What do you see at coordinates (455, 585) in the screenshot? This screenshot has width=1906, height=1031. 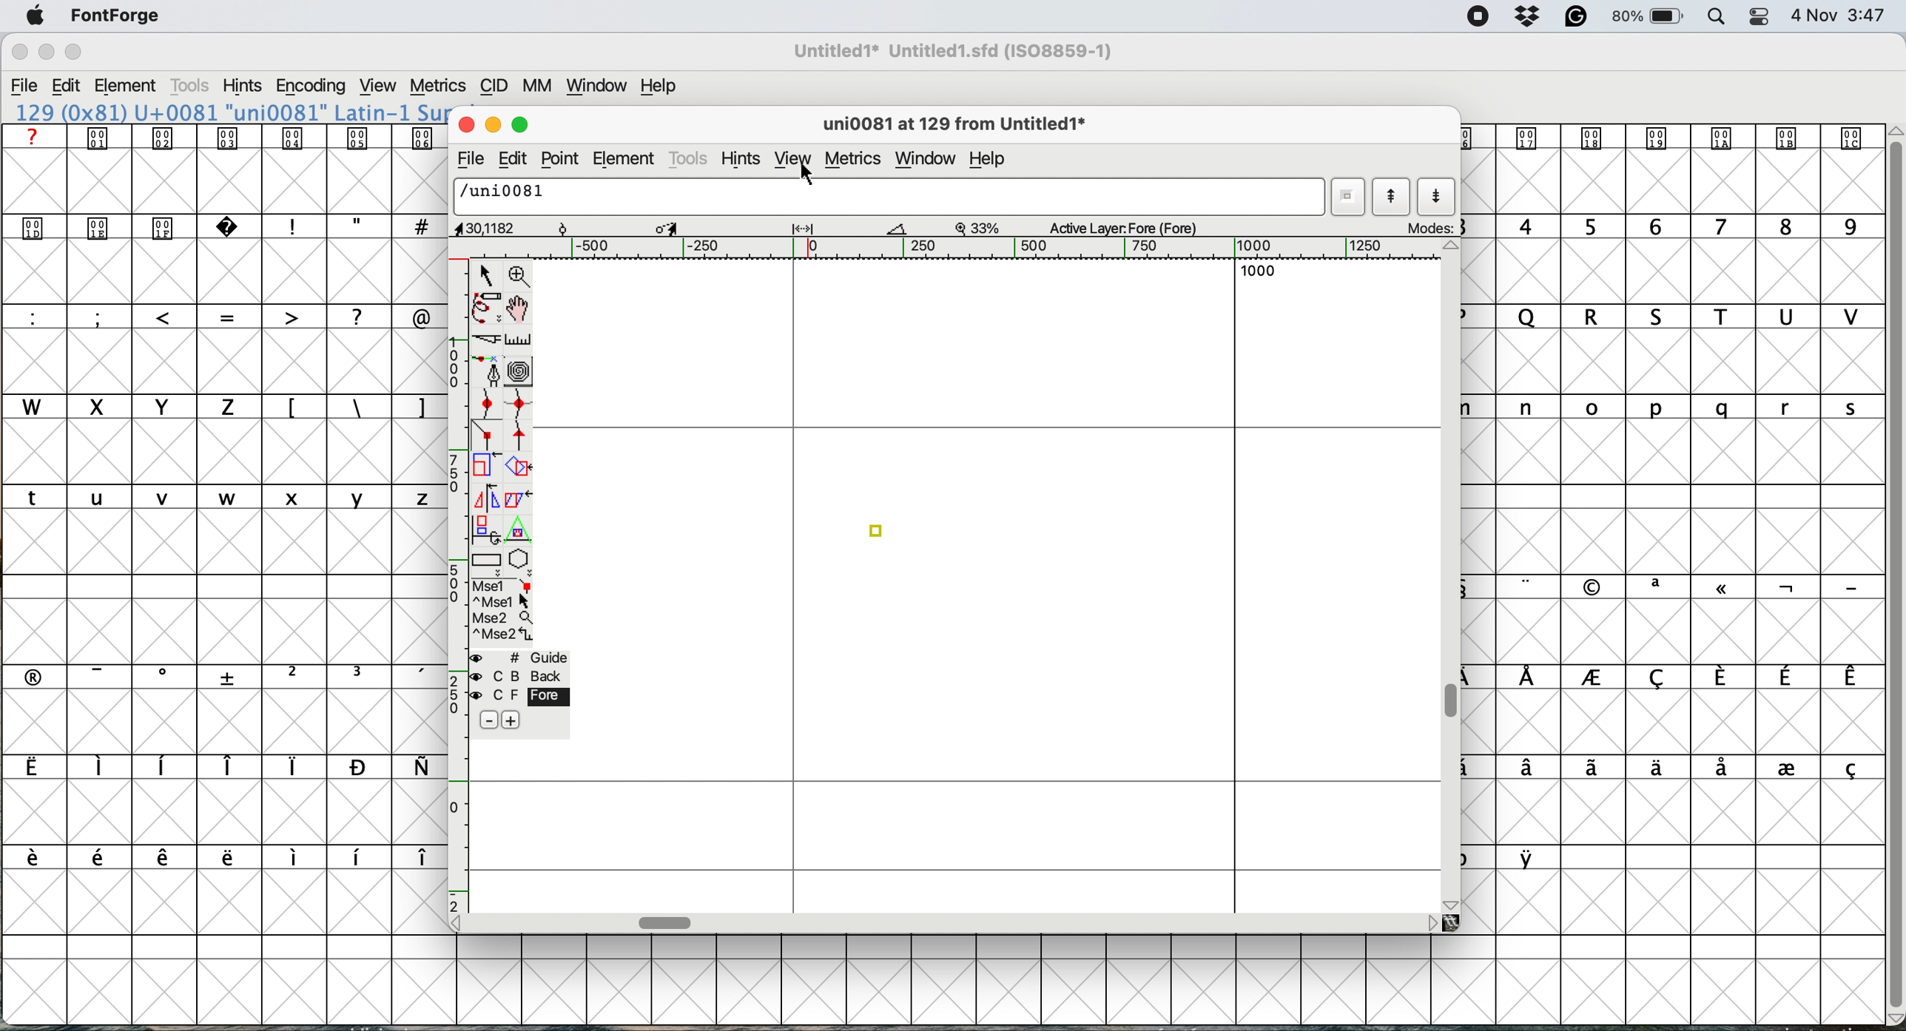 I see `vertical scale` at bounding box center [455, 585].